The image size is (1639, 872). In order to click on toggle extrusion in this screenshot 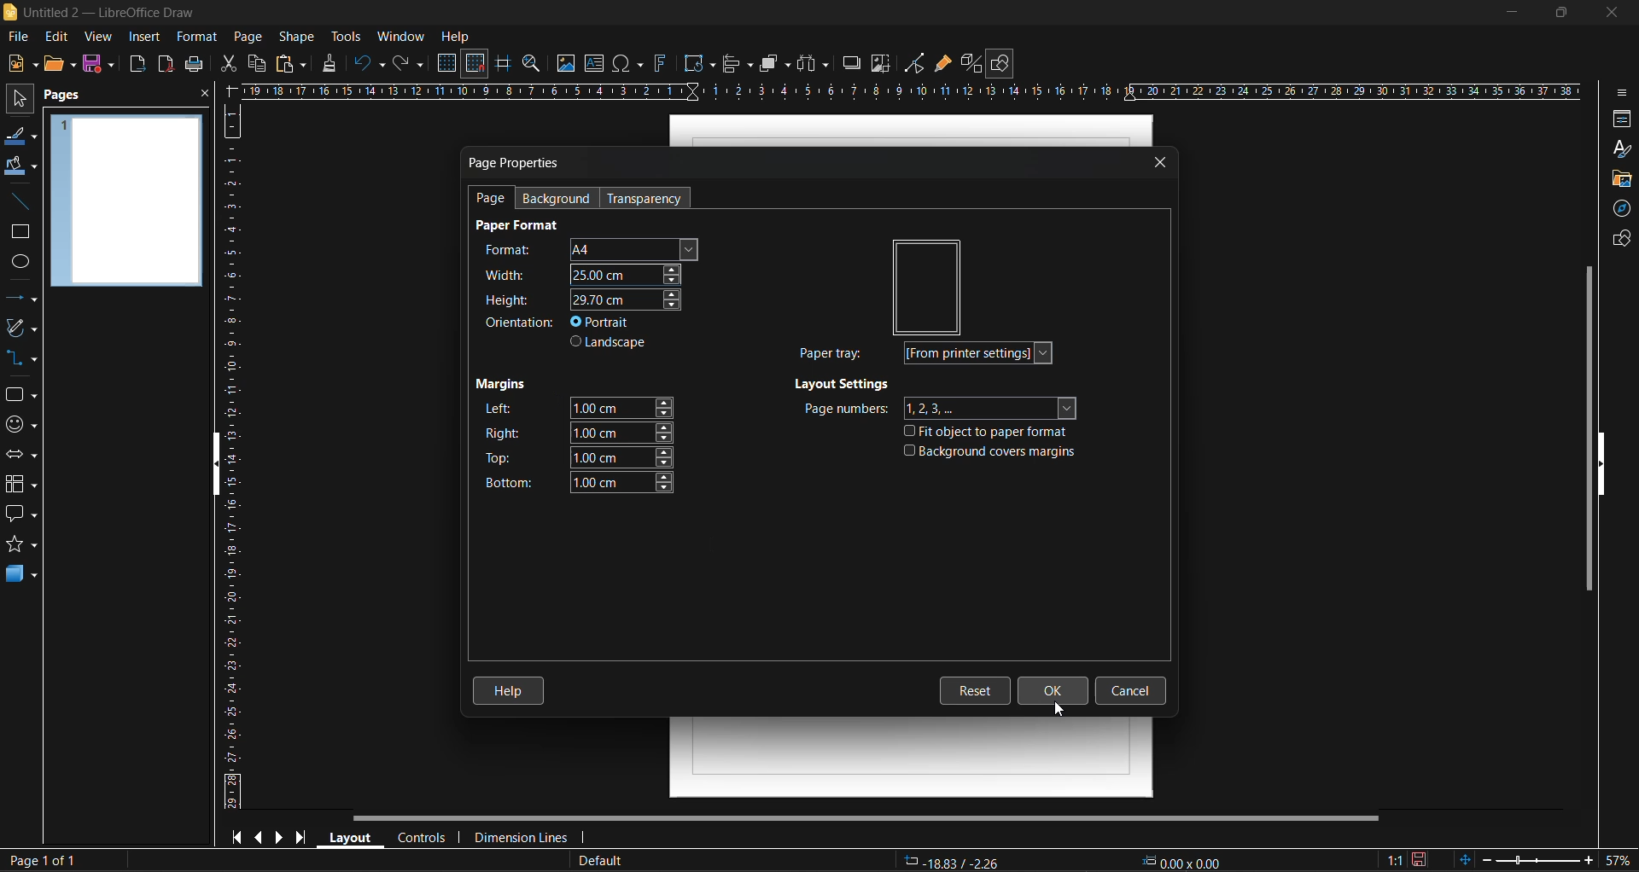, I will do `click(973, 63)`.